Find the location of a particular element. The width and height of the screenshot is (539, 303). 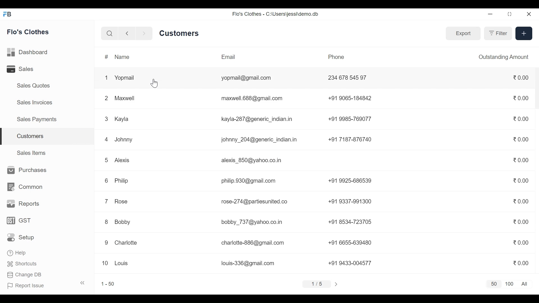

Dashboard is located at coordinates (29, 52).